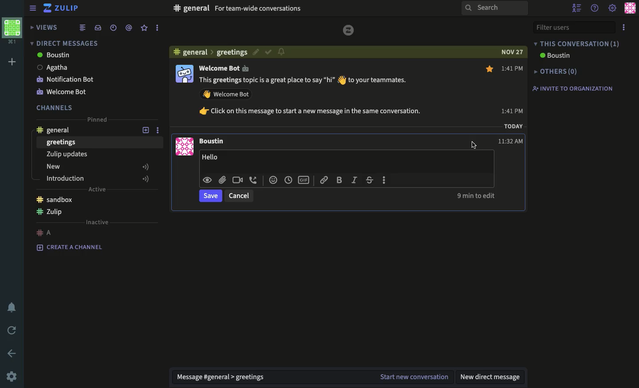  Describe the element at coordinates (207, 181) in the screenshot. I see `visible` at that location.